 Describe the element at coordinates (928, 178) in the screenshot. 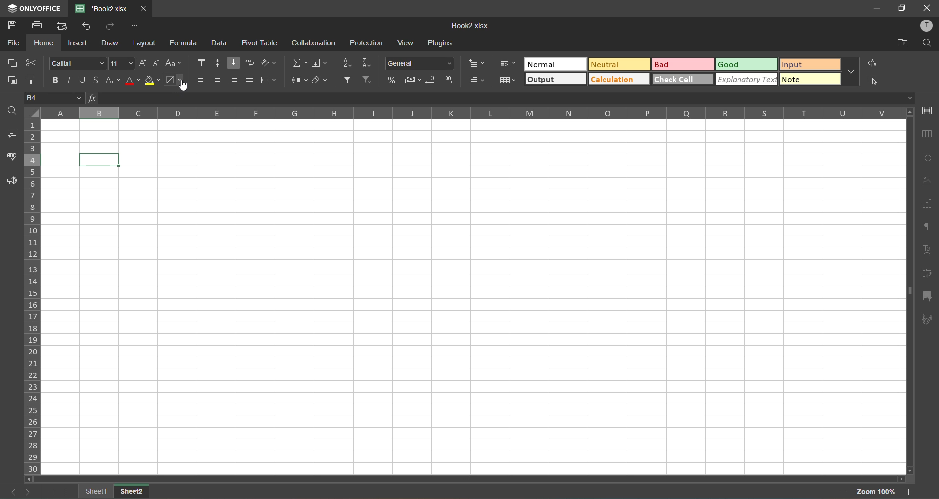

I see `images` at that location.